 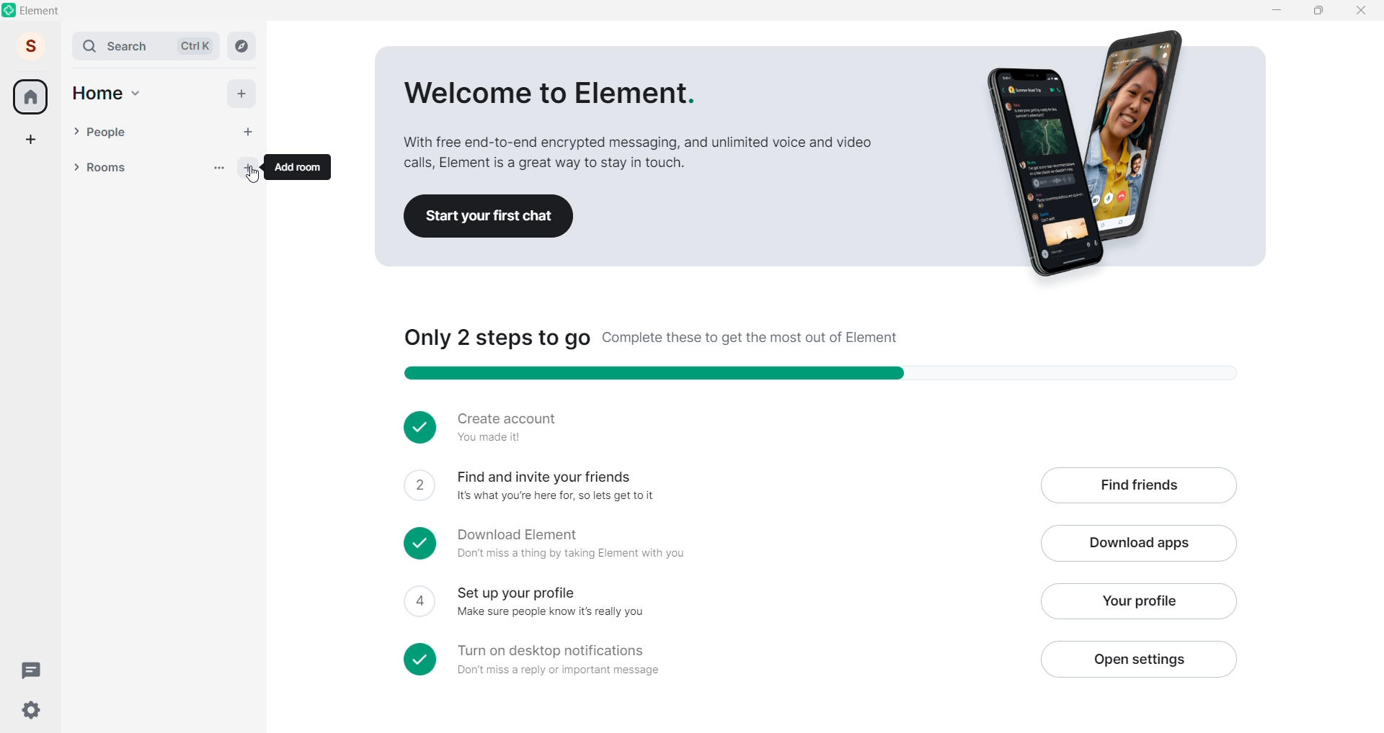 What do you see at coordinates (157, 132) in the screenshot?
I see `People` at bounding box center [157, 132].